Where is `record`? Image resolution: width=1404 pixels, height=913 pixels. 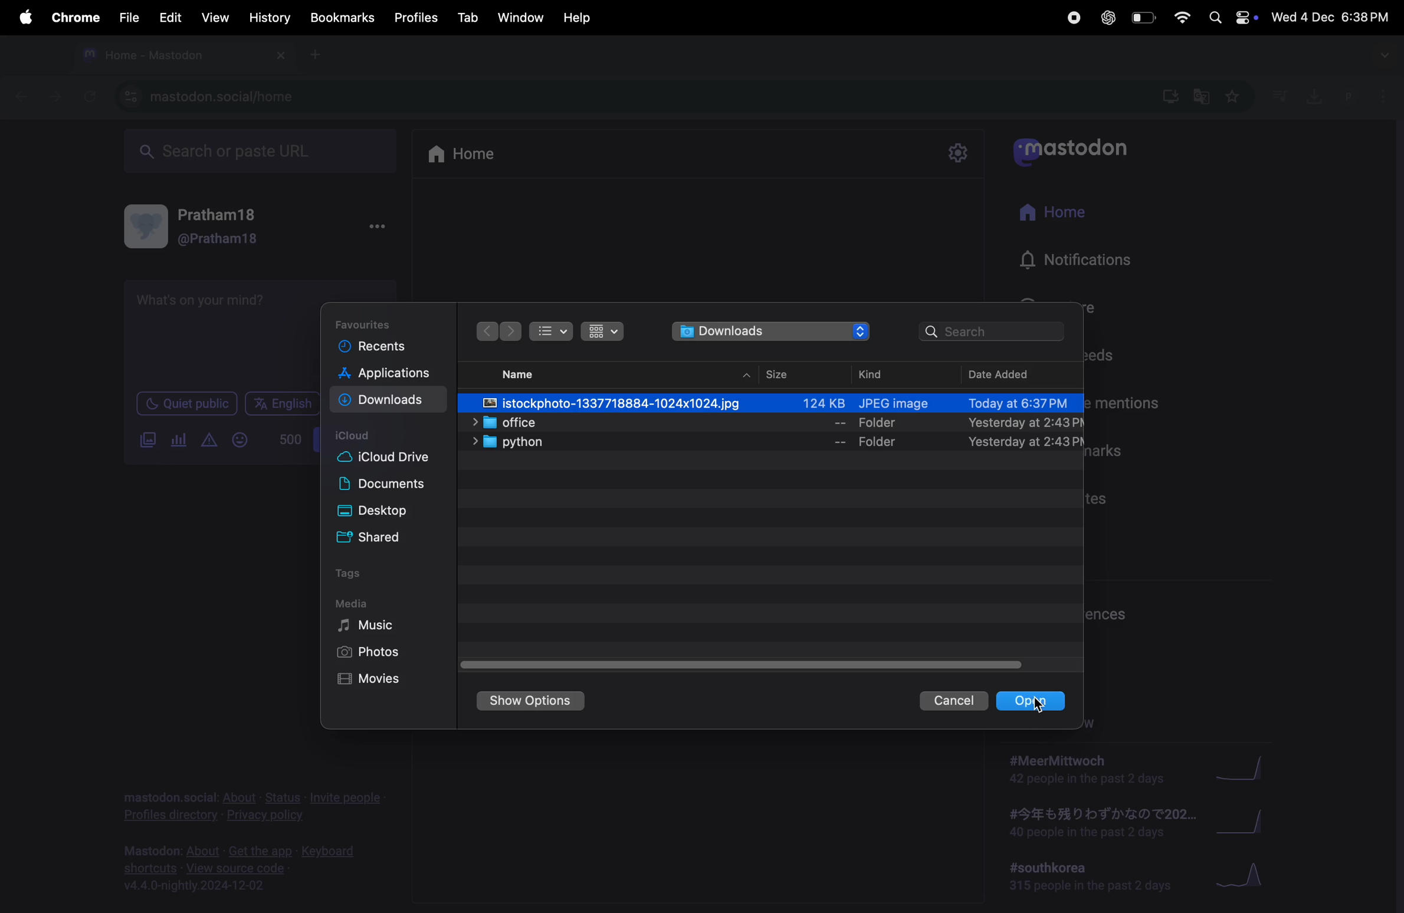
record is located at coordinates (1072, 17).